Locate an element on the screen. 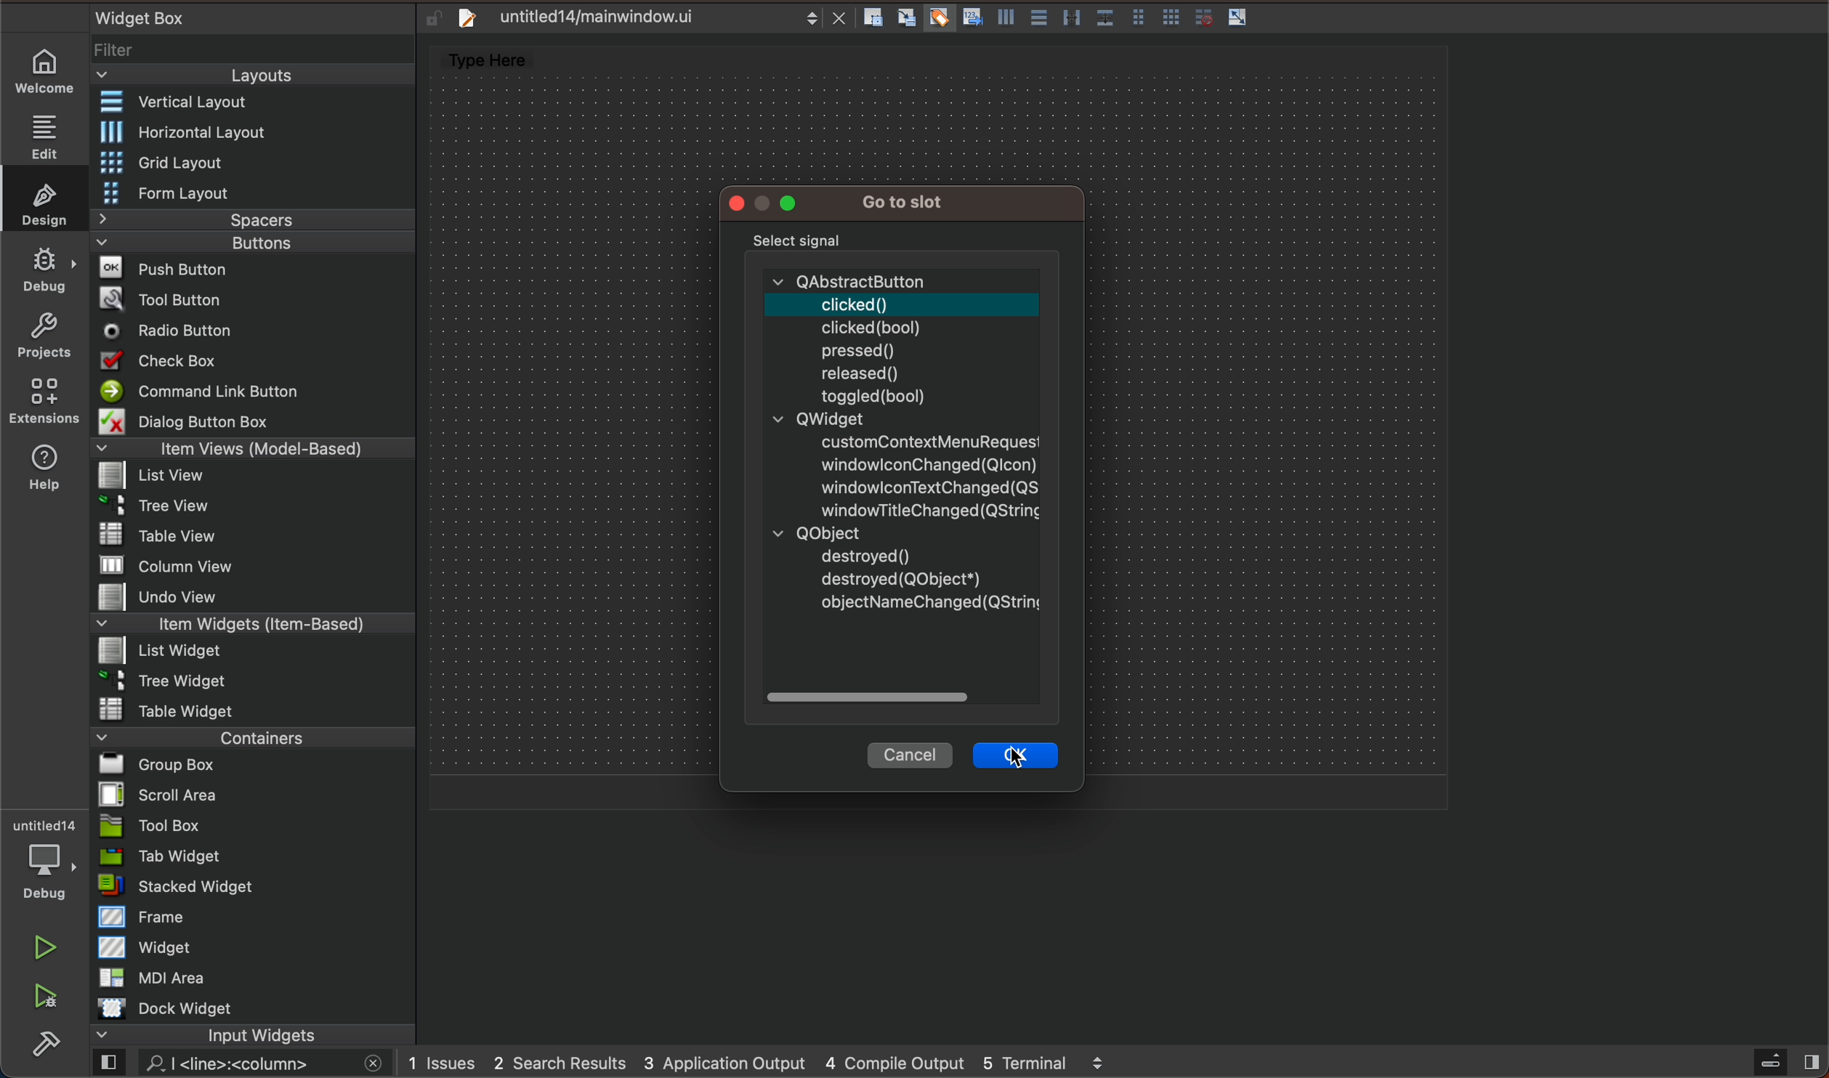  tool button is located at coordinates (261, 299).